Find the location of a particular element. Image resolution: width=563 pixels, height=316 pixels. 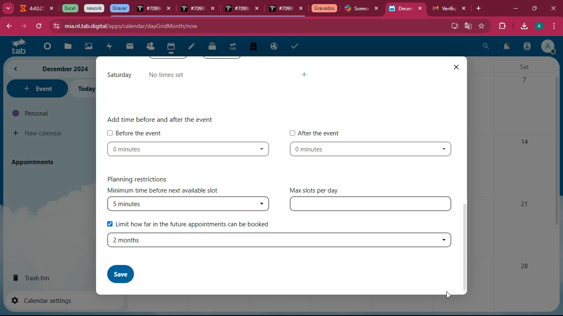

time is located at coordinates (189, 150).